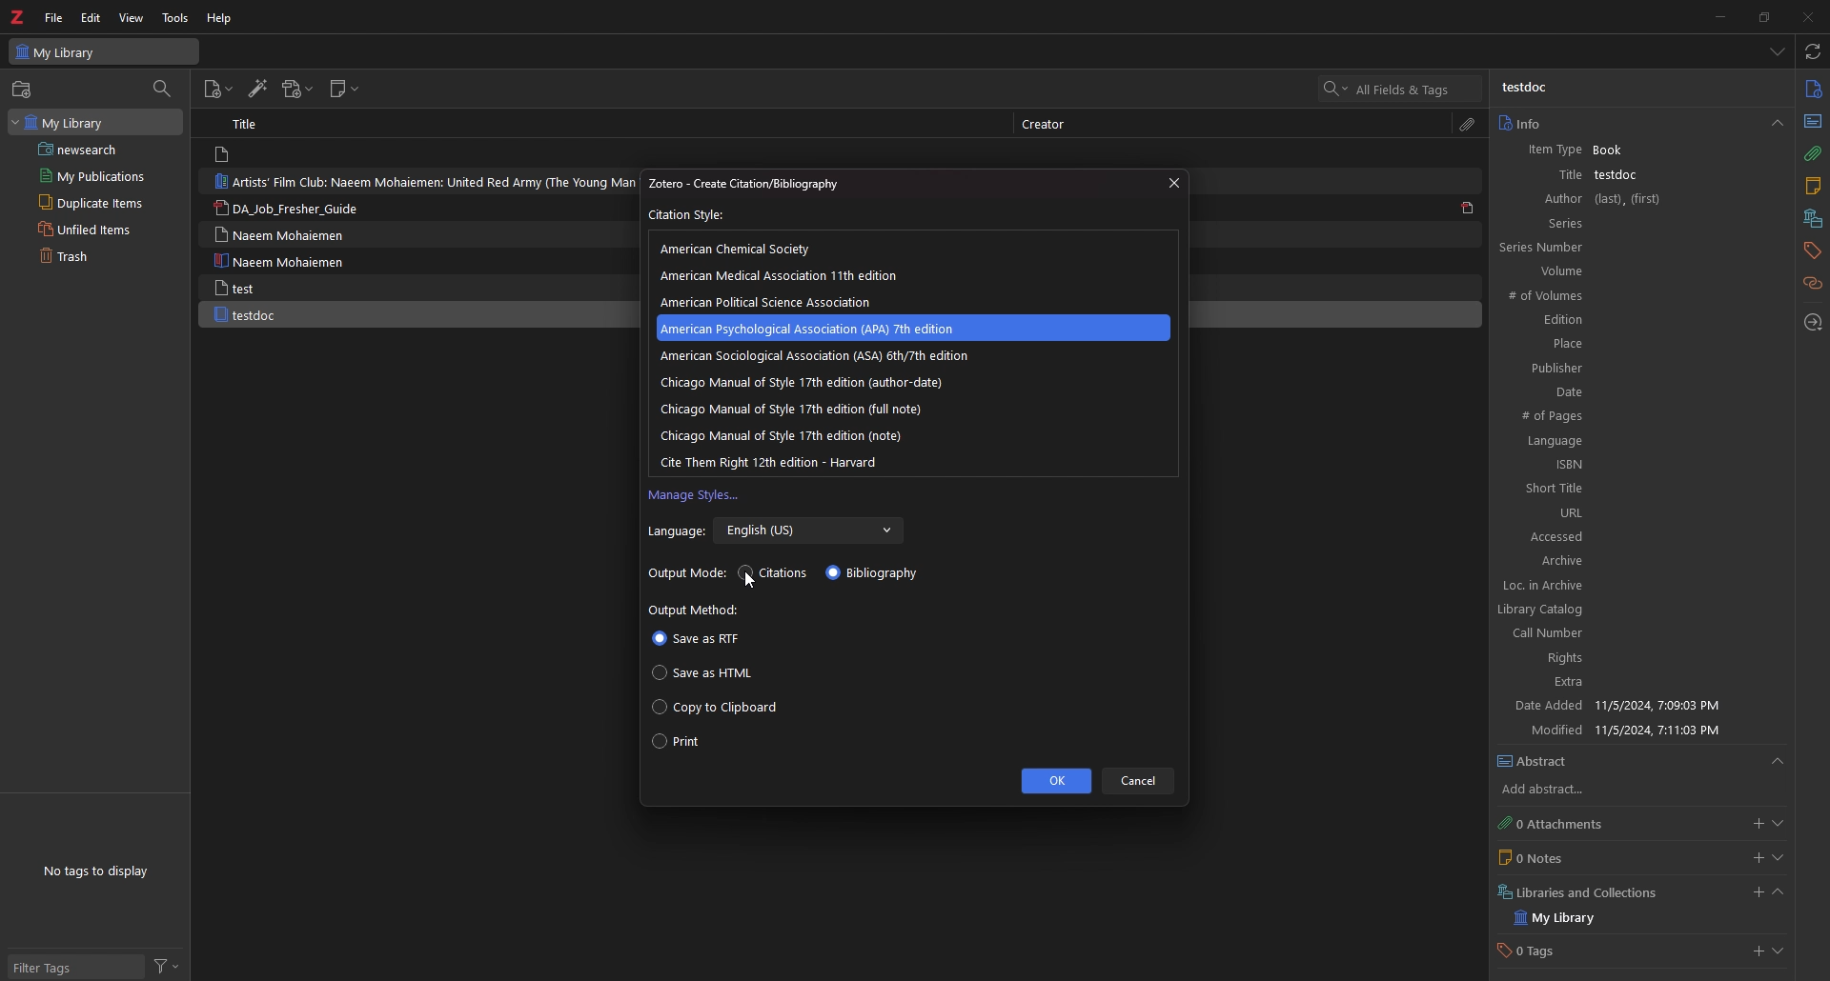  What do you see at coordinates (688, 574) in the screenshot?
I see `Output mode:` at bounding box center [688, 574].